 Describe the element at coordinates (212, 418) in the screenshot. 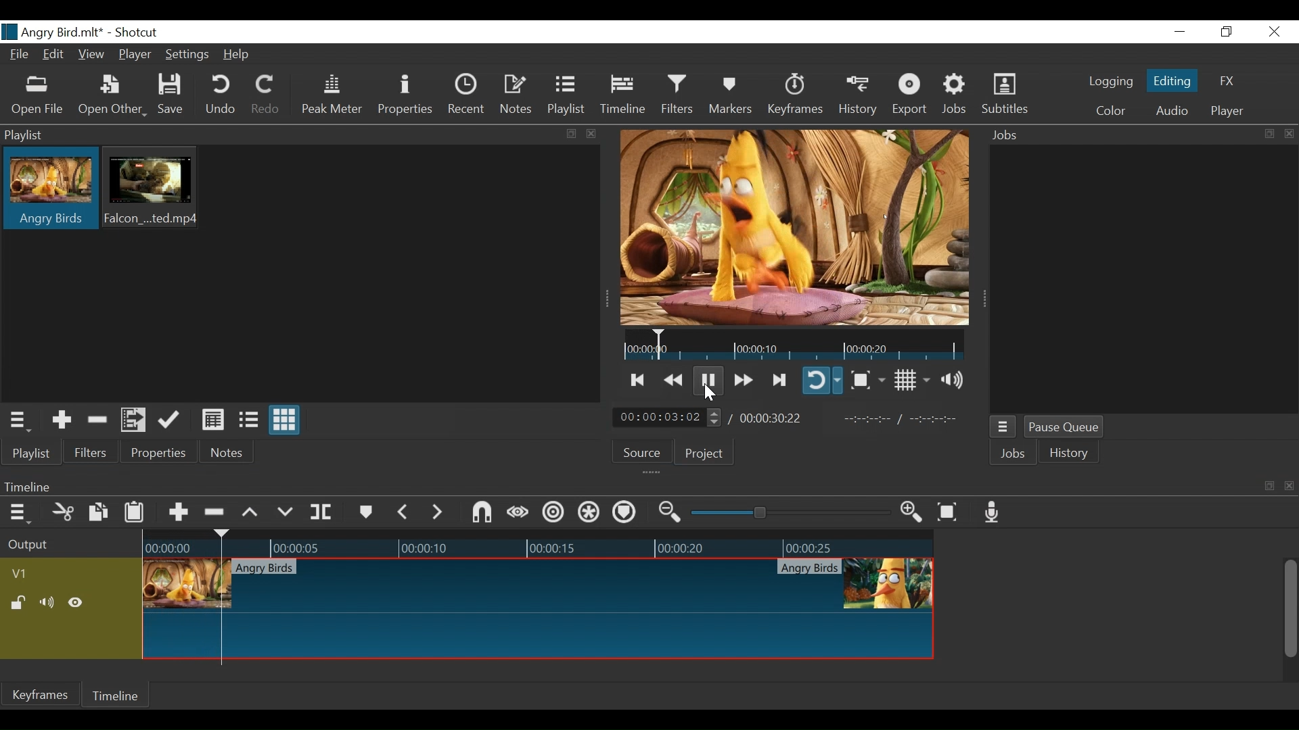

I see `View as Detail` at that location.